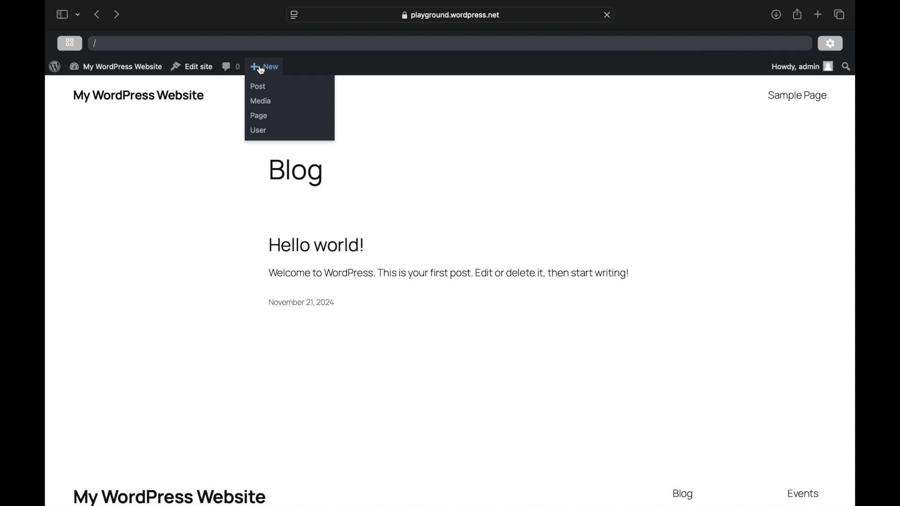  Describe the element at coordinates (839, 14) in the screenshot. I see `show tab overview` at that location.